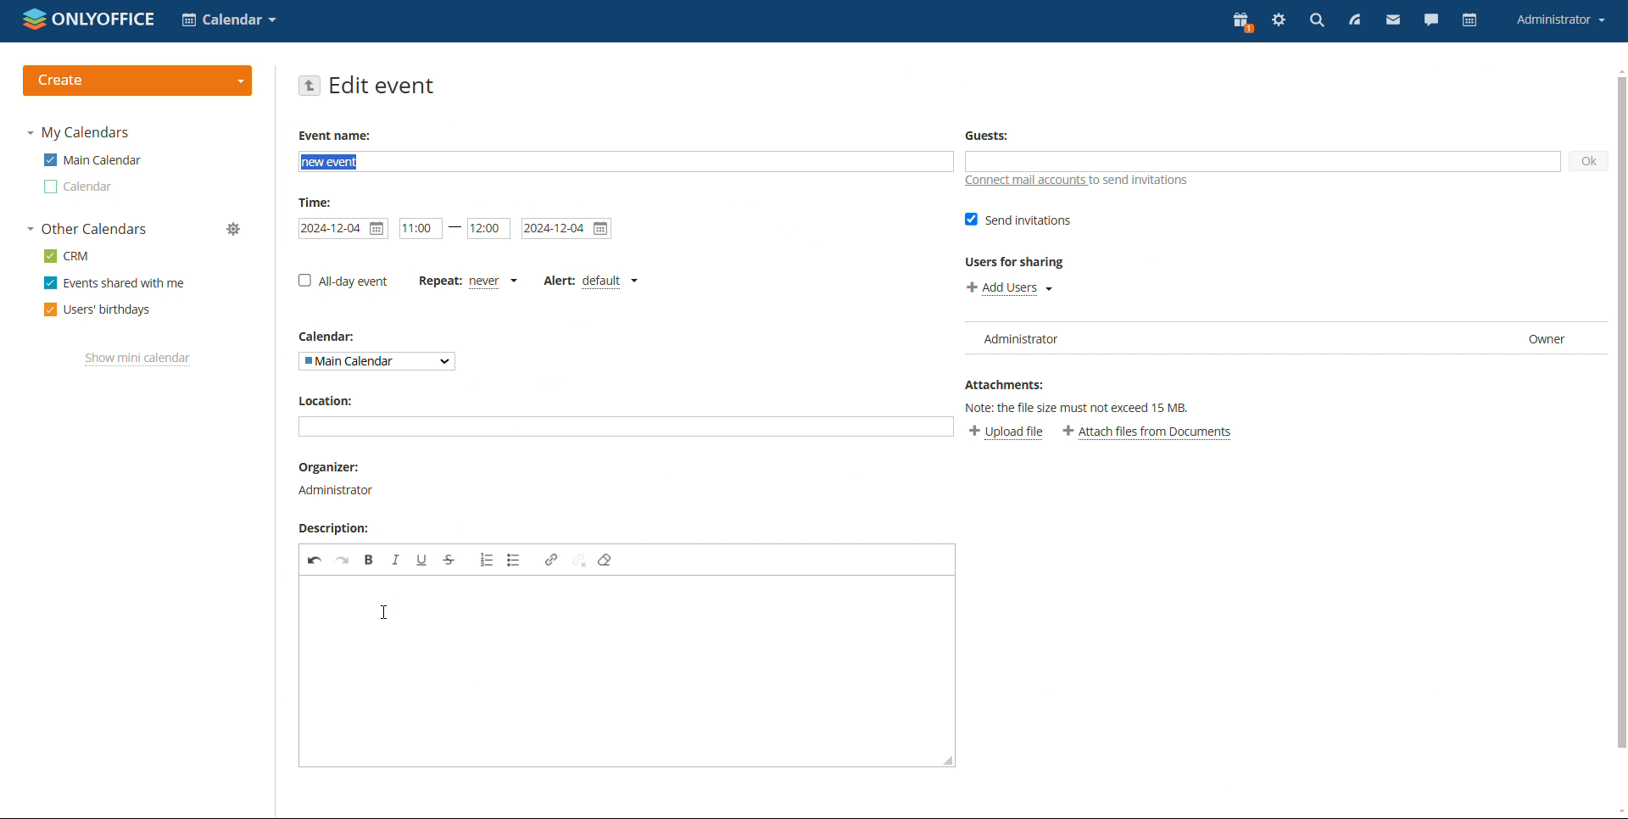 This screenshot has height=819, width=1628. What do you see at coordinates (228, 19) in the screenshot?
I see `select application` at bounding box center [228, 19].